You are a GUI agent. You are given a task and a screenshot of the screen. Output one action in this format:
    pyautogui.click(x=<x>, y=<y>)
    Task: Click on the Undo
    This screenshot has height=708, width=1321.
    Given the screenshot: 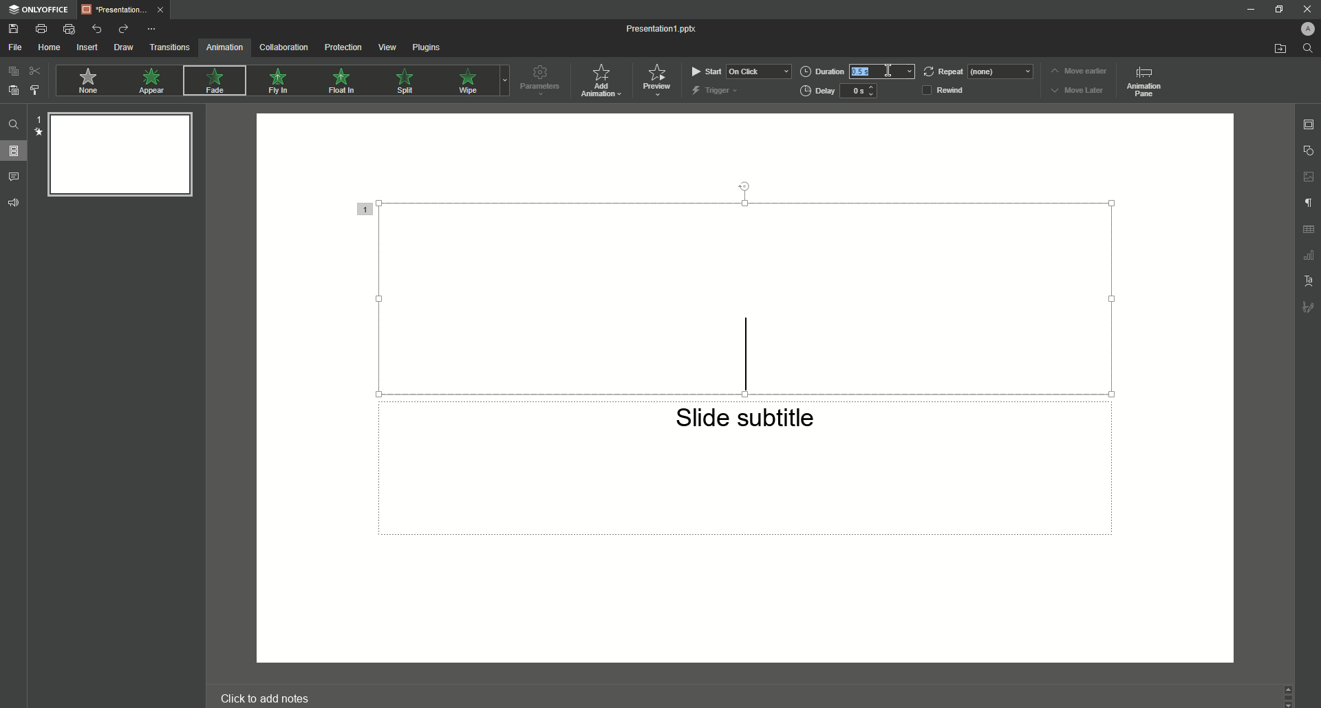 What is the action you would take?
    pyautogui.click(x=96, y=28)
    